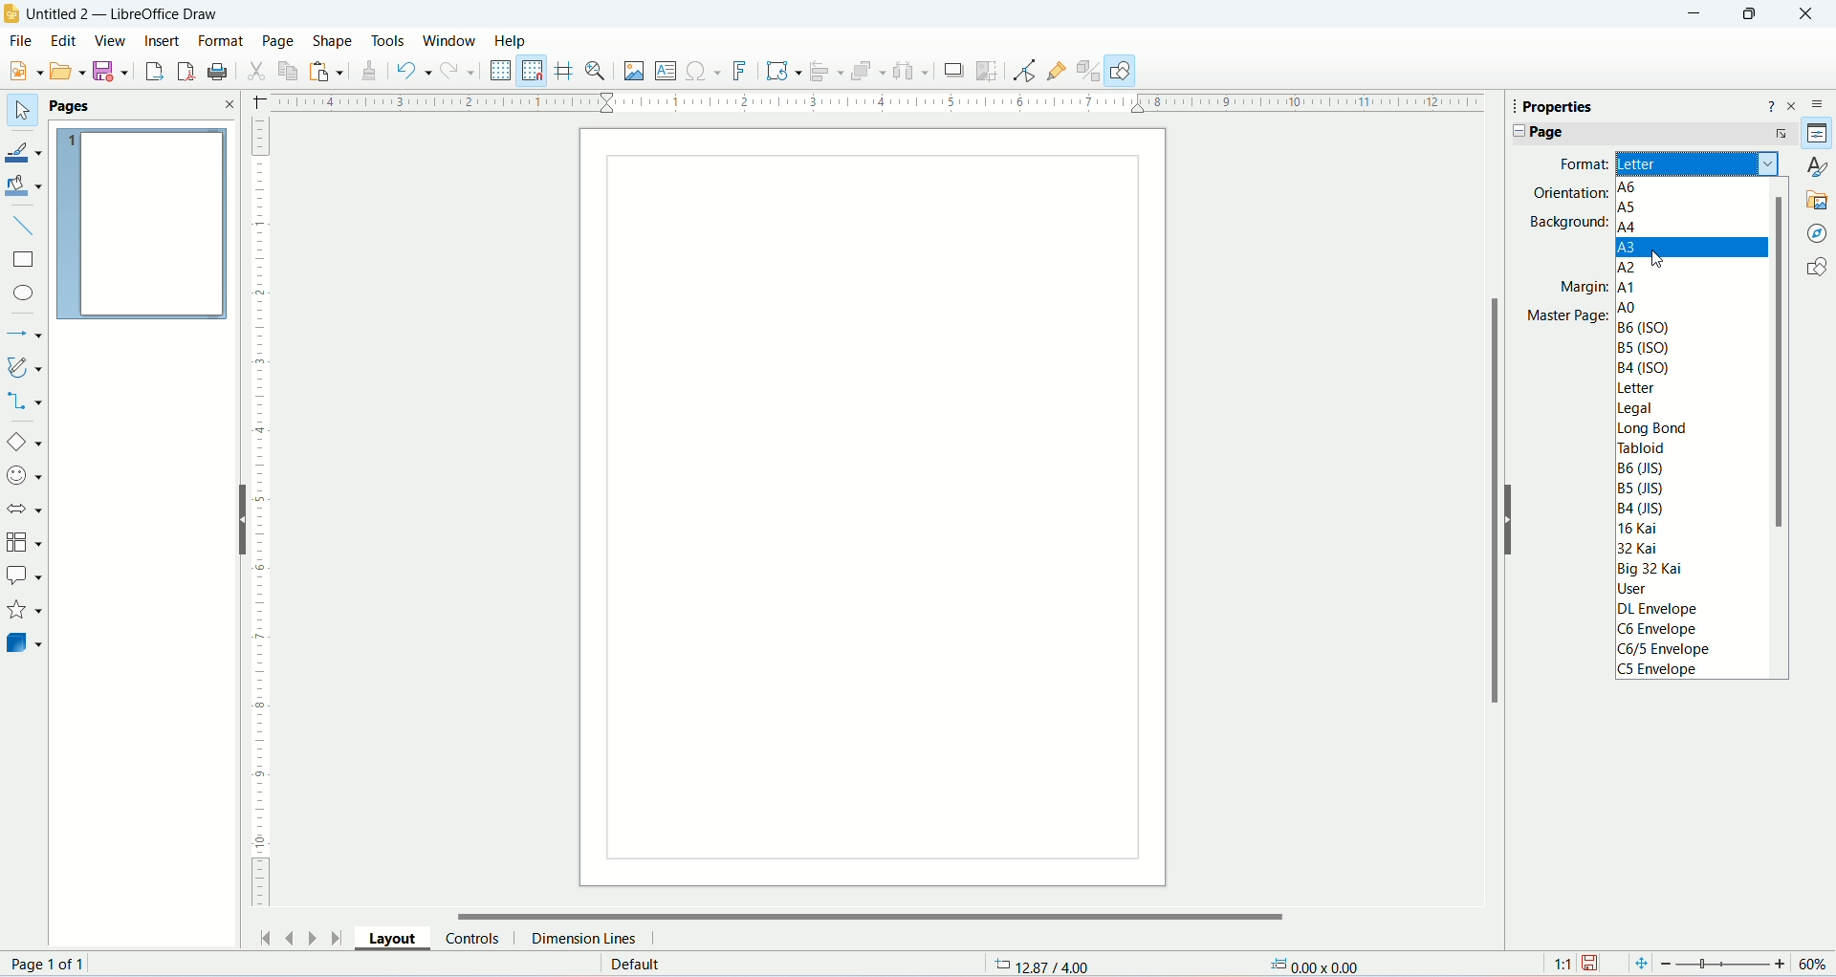 Image resolution: width=1836 pixels, height=977 pixels. What do you see at coordinates (1818, 107) in the screenshot?
I see `sidebar settings` at bounding box center [1818, 107].